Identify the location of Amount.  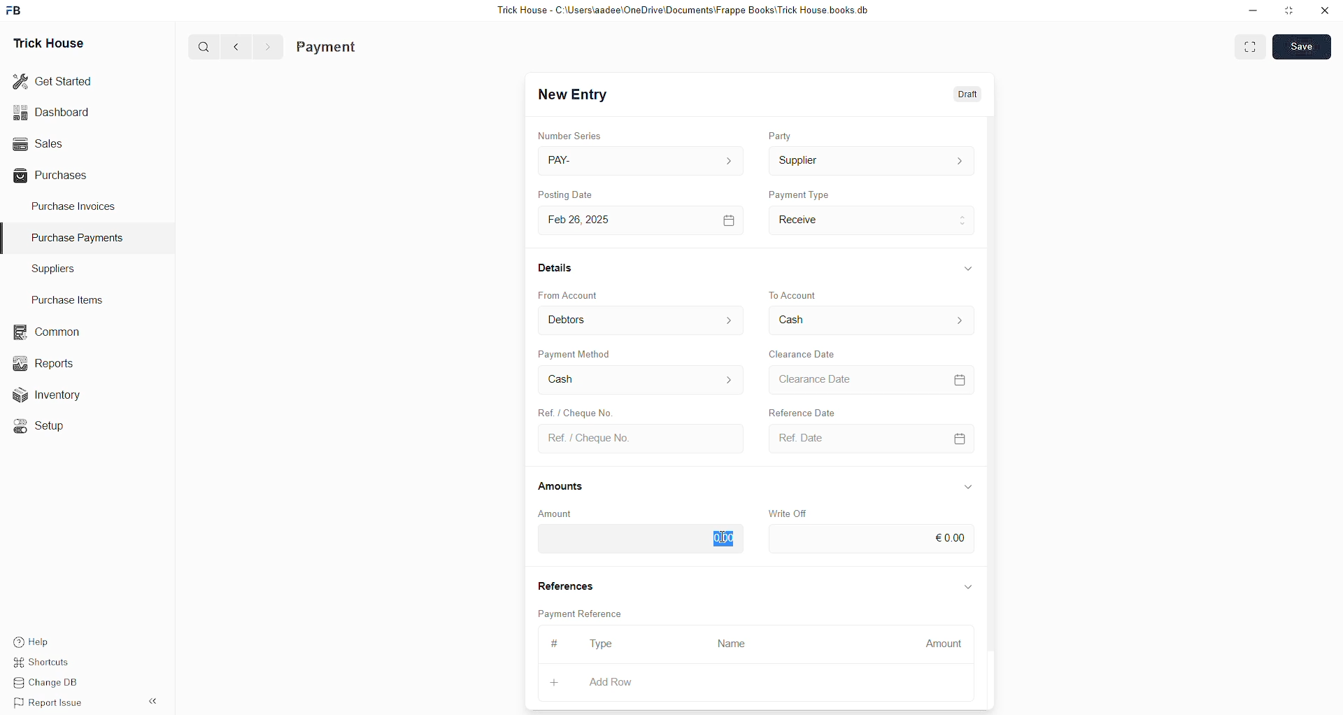
(563, 513).